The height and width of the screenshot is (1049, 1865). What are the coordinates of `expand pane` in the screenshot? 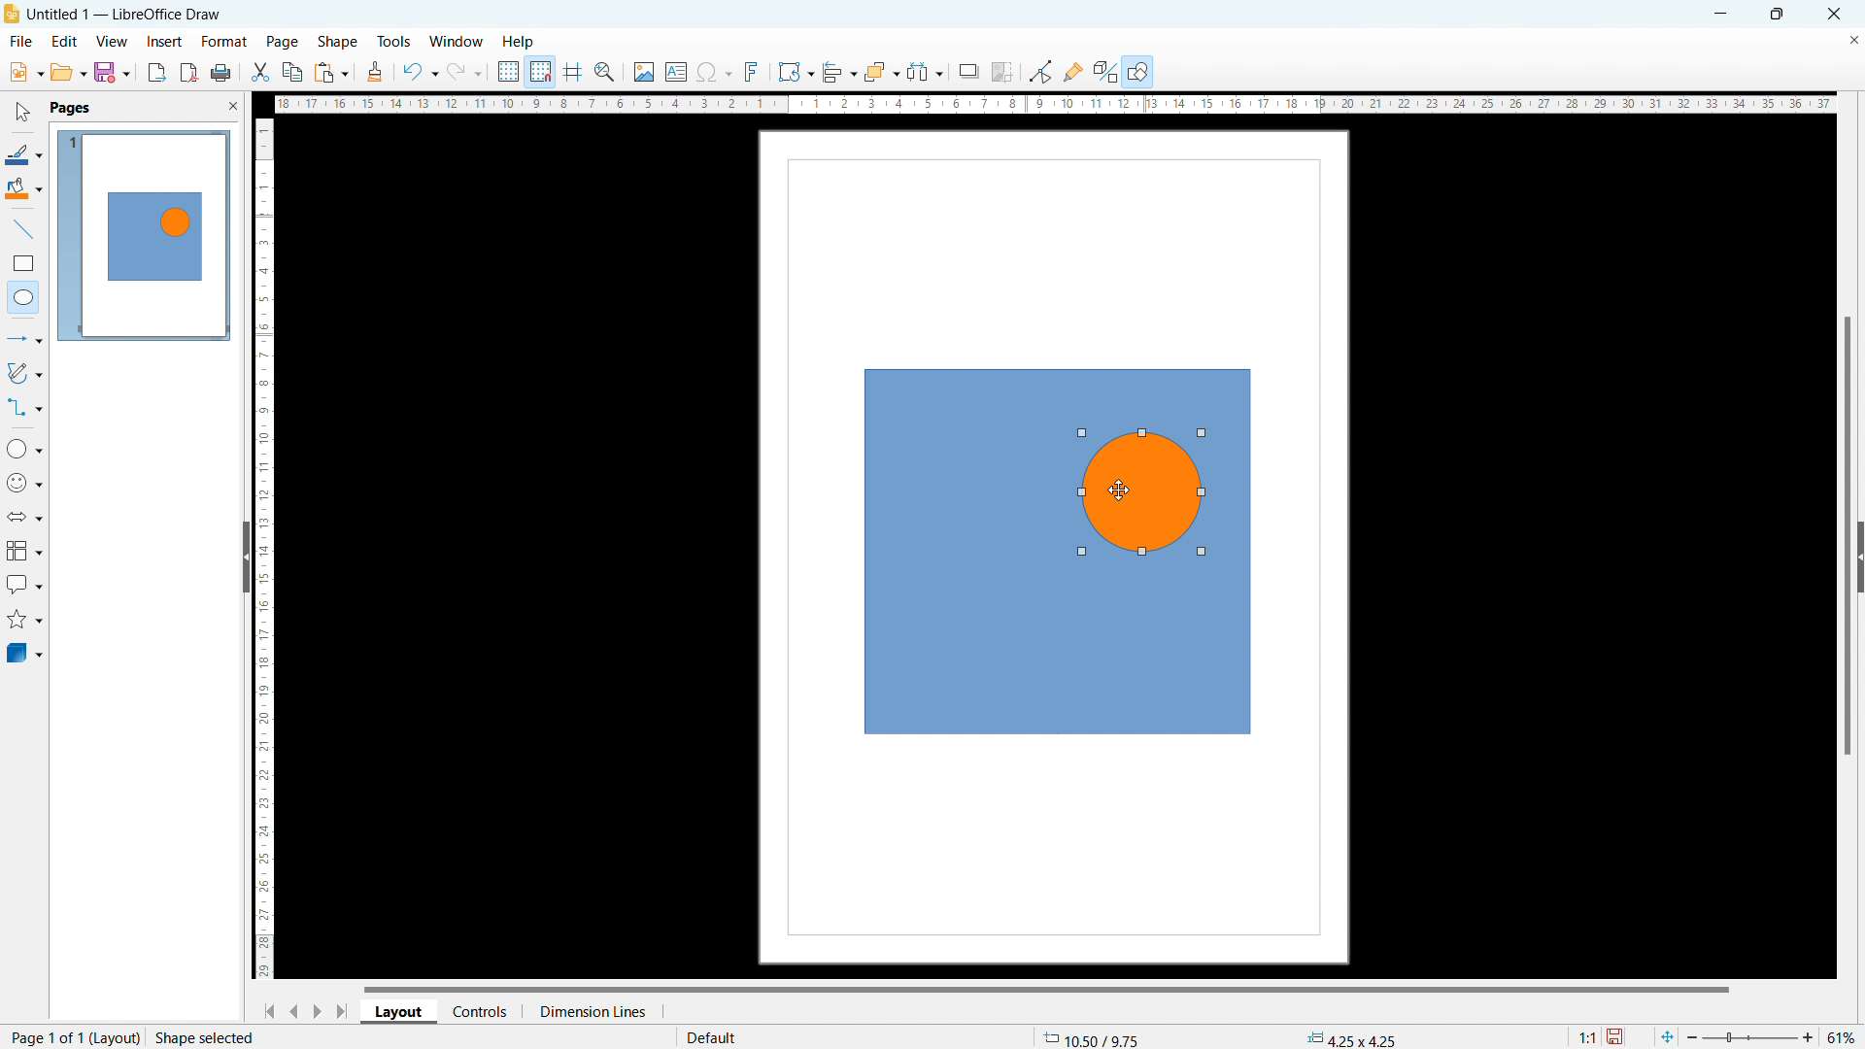 It's located at (1859, 558).